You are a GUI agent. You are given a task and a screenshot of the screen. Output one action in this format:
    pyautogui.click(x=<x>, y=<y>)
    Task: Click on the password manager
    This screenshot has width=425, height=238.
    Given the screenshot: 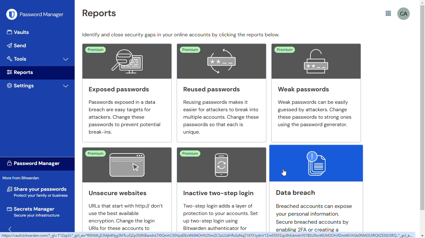 What is the action you would take?
    pyautogui.click(x=42, y=14)
    